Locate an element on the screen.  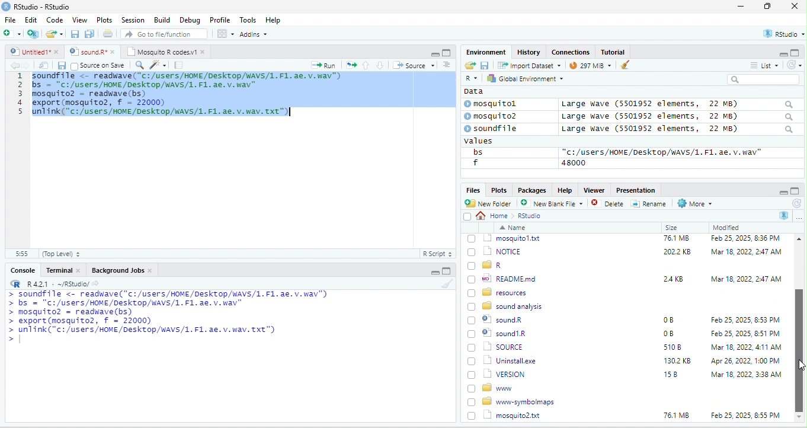
Delete is located at coordinates (609, 204).